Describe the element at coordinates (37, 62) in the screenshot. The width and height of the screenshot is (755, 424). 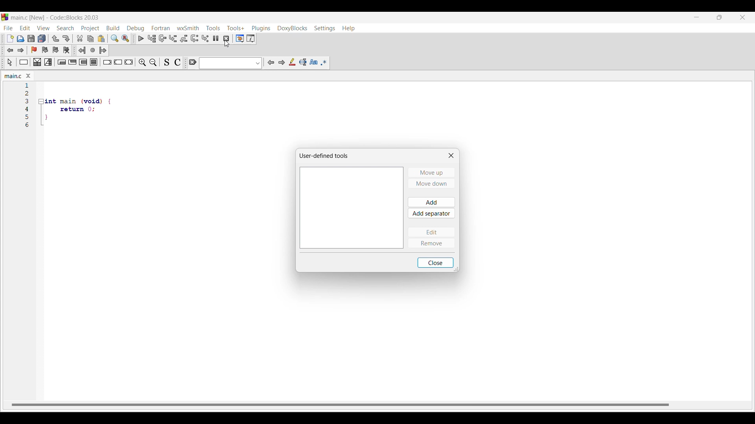
I see `Decision` at that location.